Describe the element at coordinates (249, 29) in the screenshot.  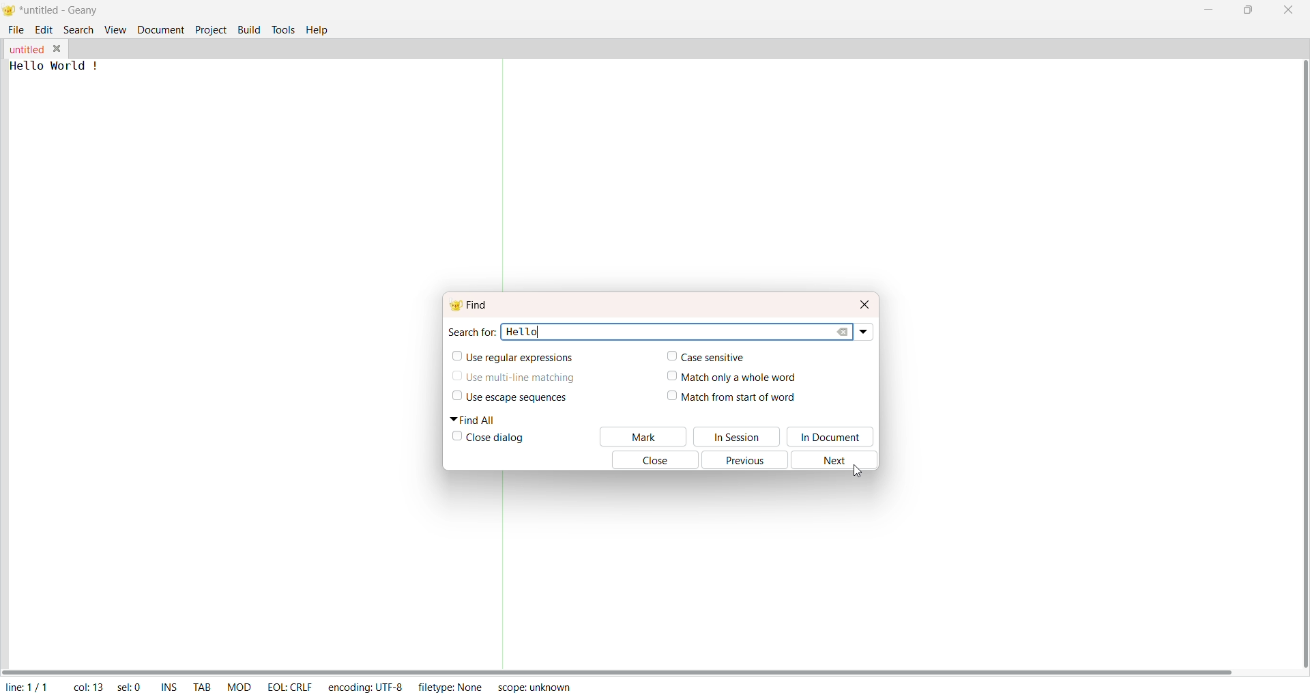
I see `Build` at that location.